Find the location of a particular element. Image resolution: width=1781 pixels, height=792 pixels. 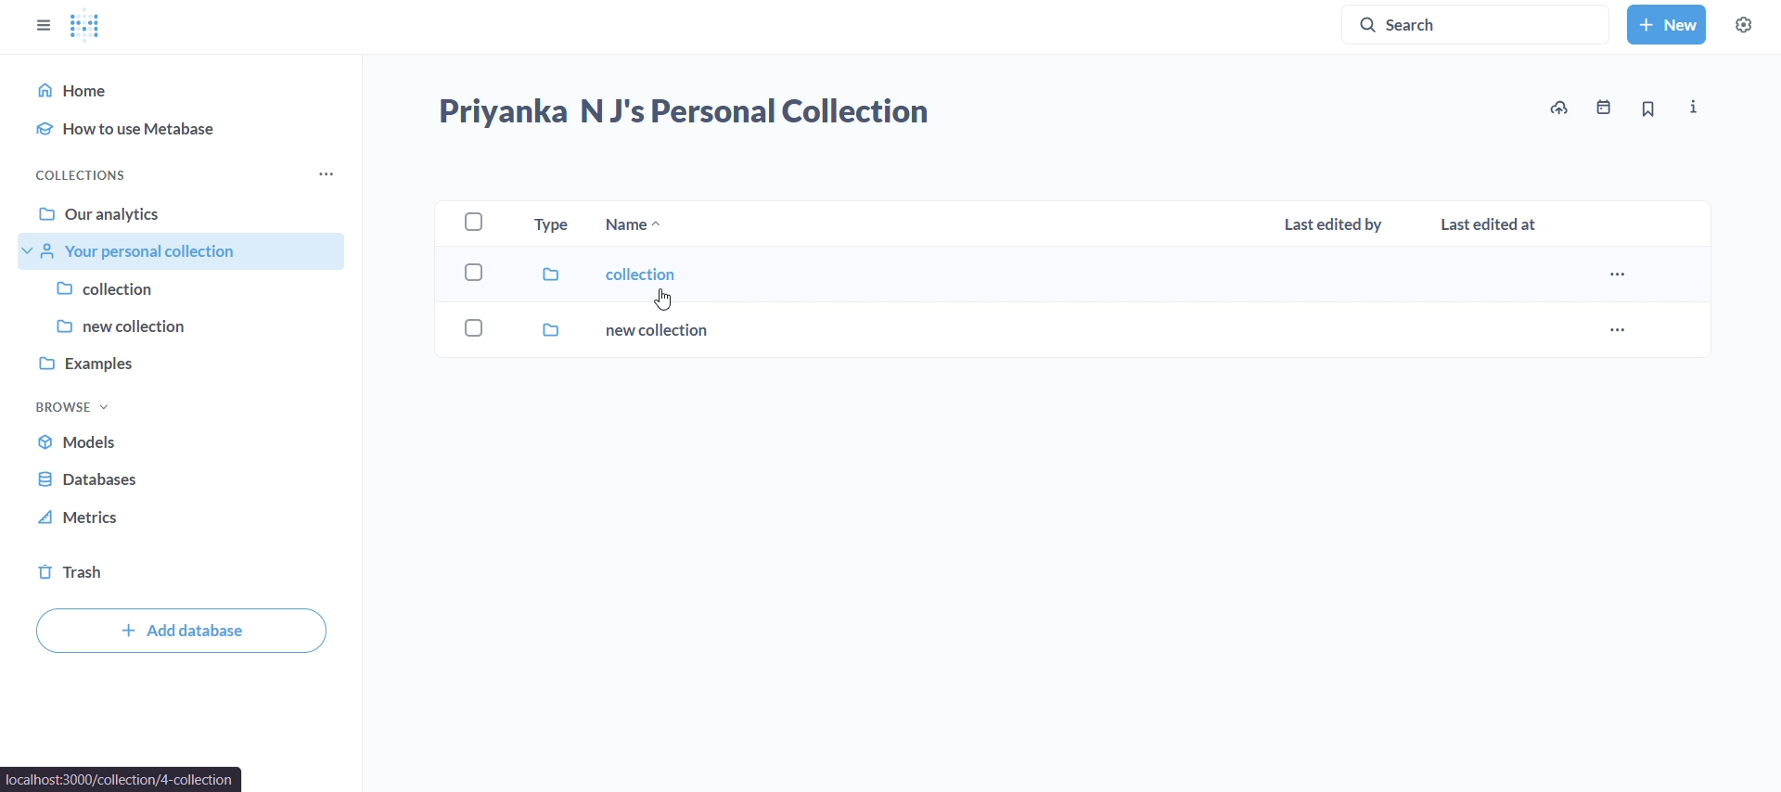

search is located at coordinates (1480, 23).